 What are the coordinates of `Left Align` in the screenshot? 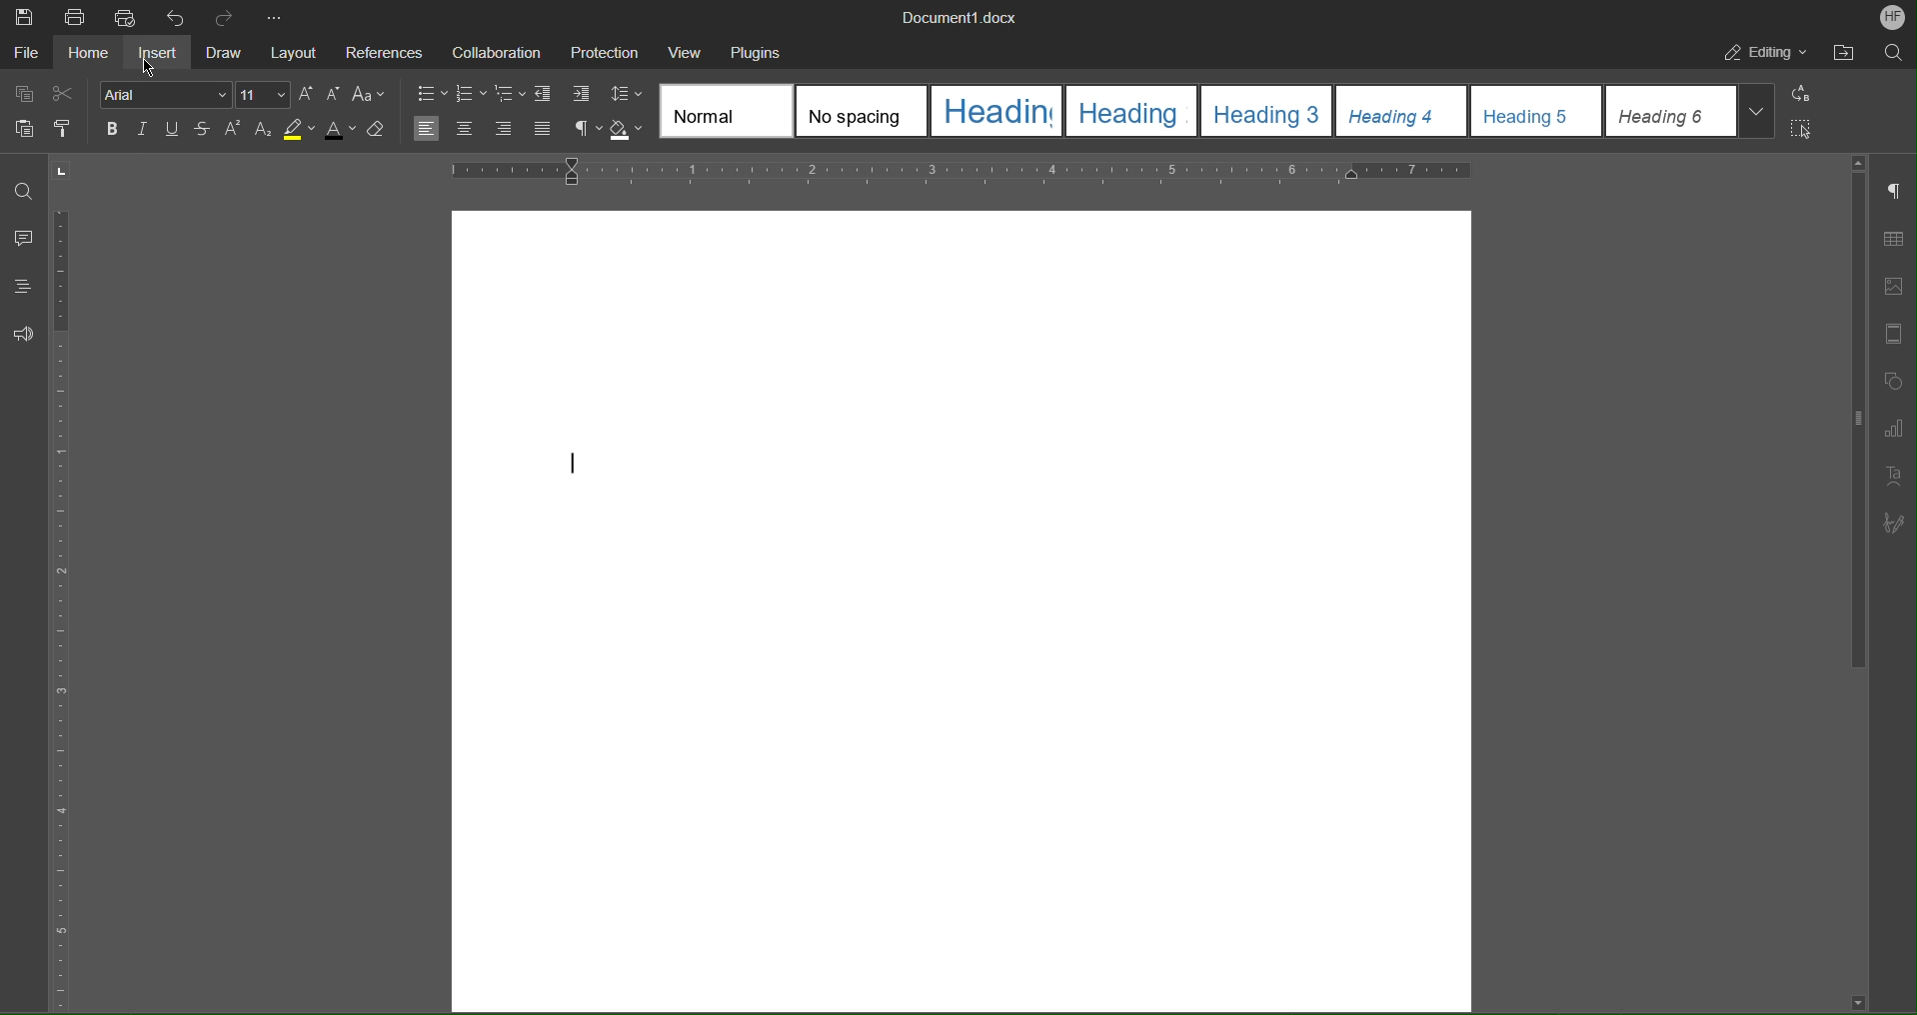 It's located at (425, 129).